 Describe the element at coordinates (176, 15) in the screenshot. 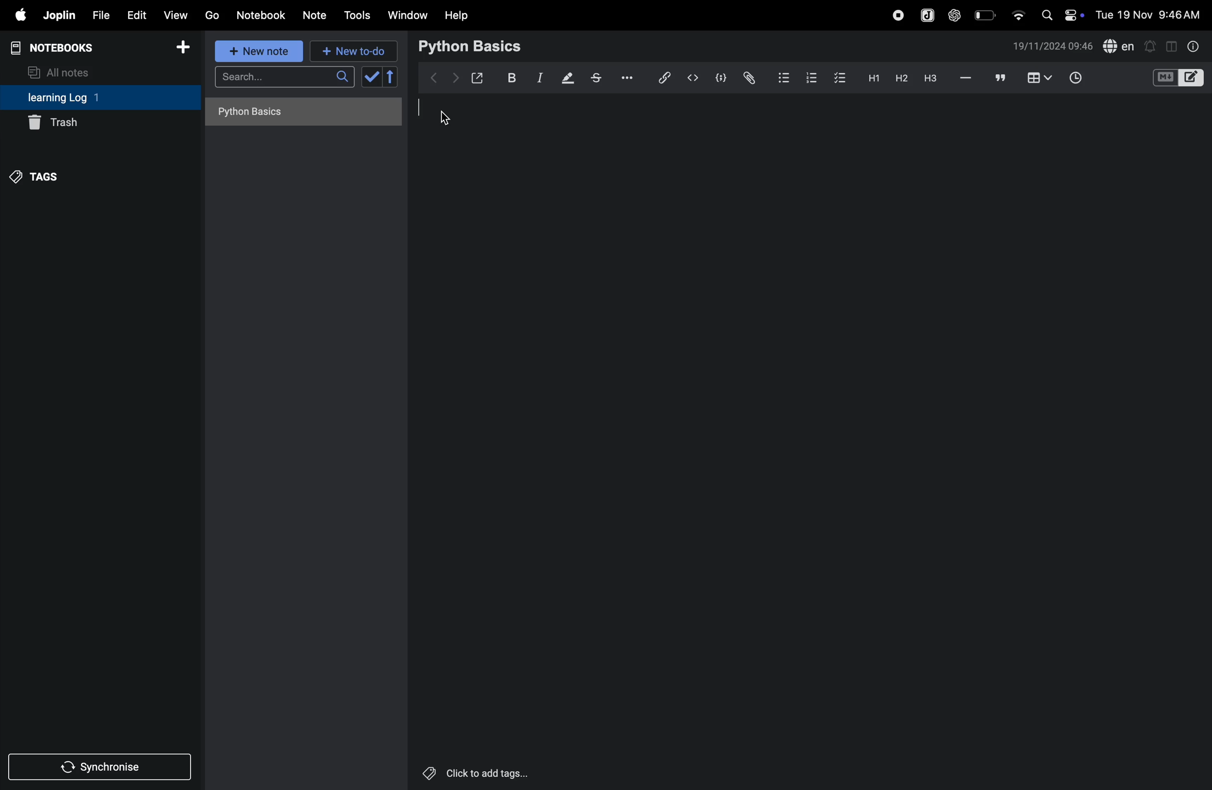

I see `view` at that location.